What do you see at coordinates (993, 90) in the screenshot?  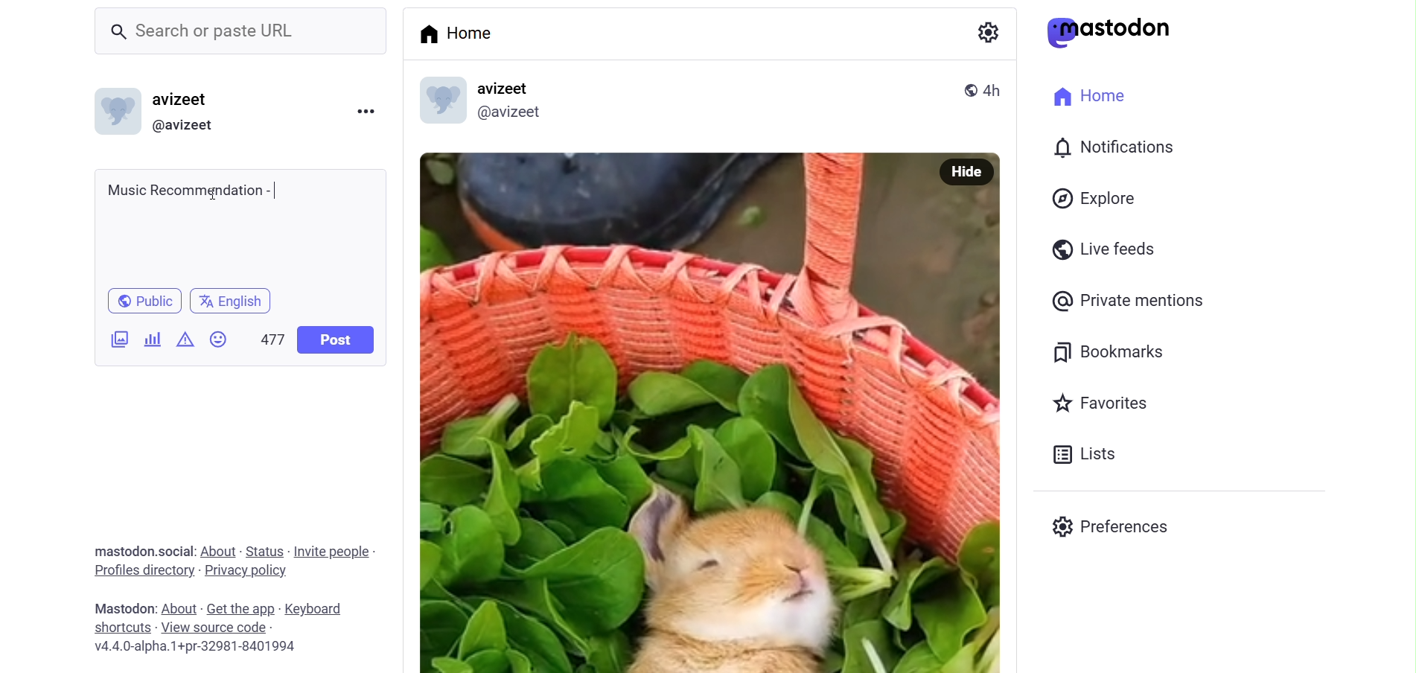 I see `4h` at bounding box center [993, 90].